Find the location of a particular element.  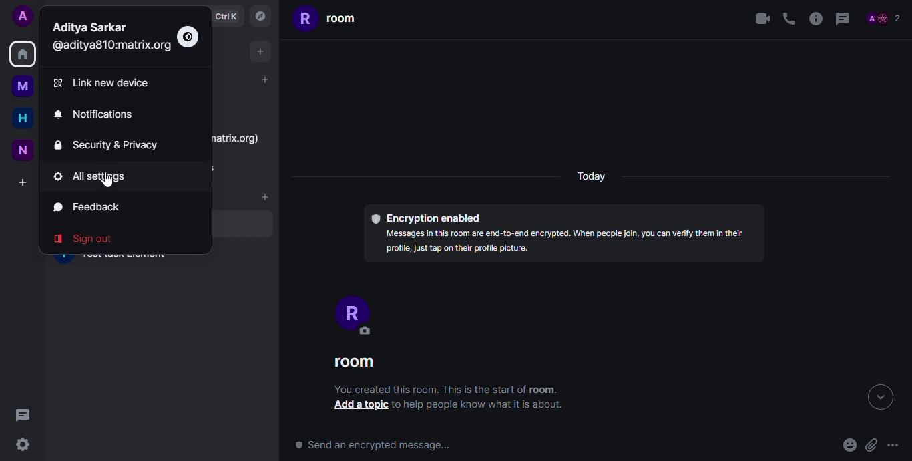

emoji is located at coordinates (849, 446).